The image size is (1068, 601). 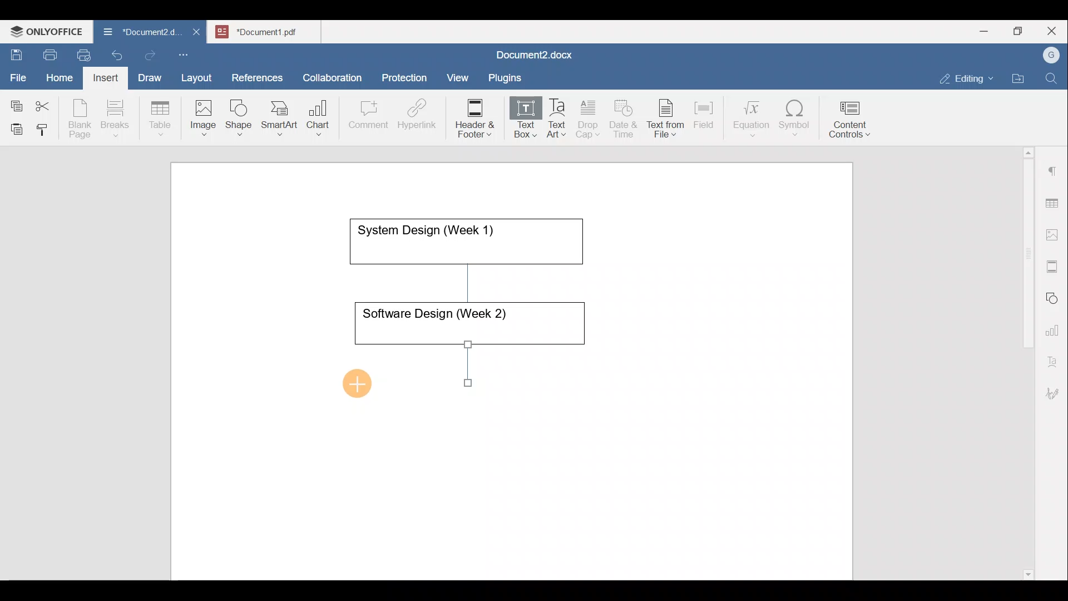 What do you see at coordinates (150, 56) in the screenshot?
I see `Redo` at bounding box center [150, 56].